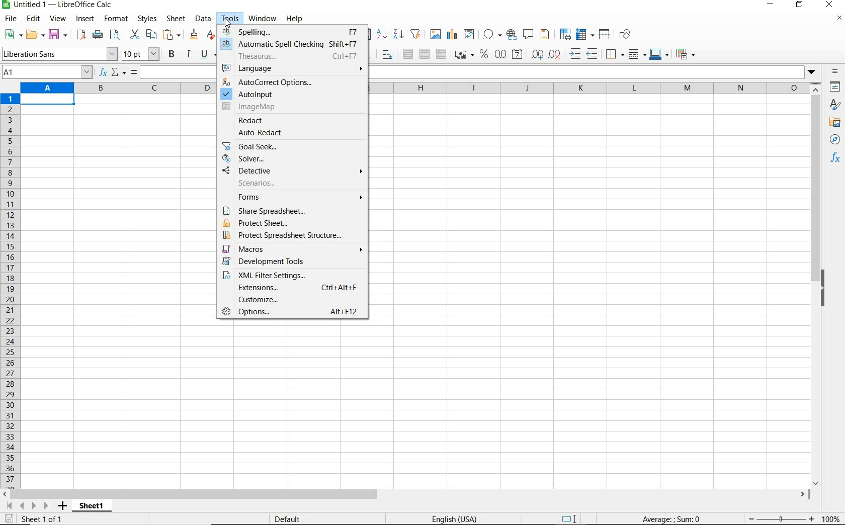 This screenshot has width=845, height=525. What do you see at coordinates (424, 54) in the screenshot?
I see `merge or center or unmerge cells` at bounding box center [424, 54].